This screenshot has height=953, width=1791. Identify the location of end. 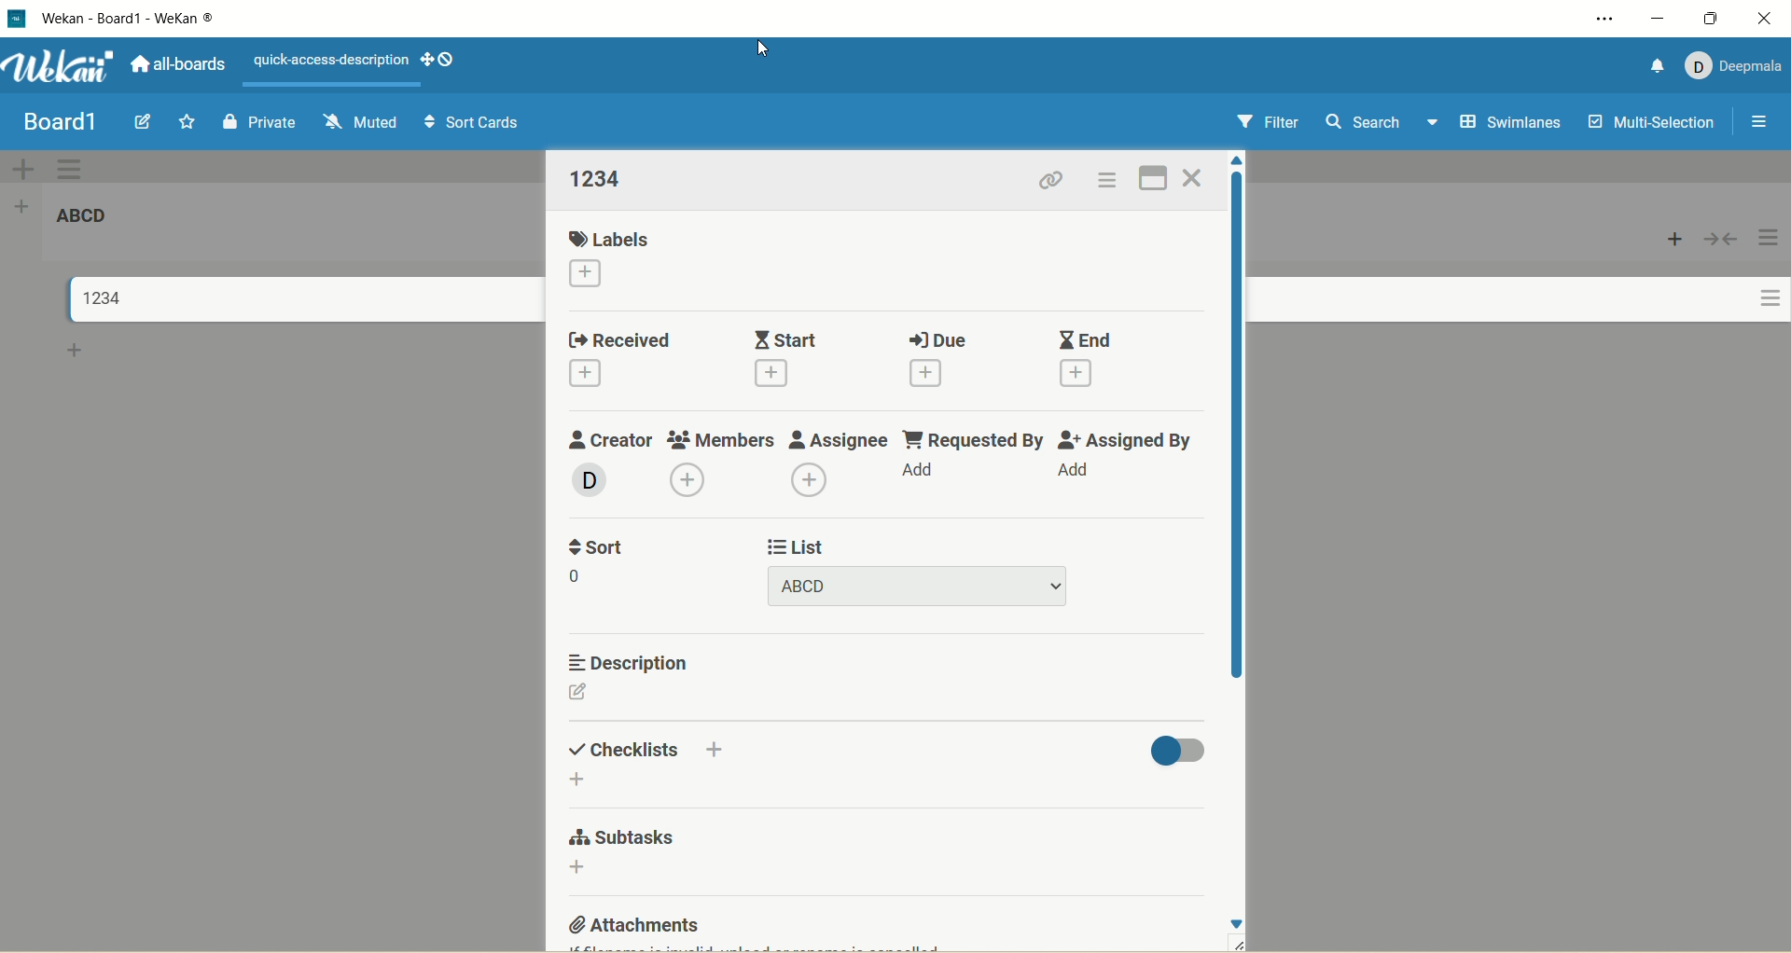
(1083, 338).